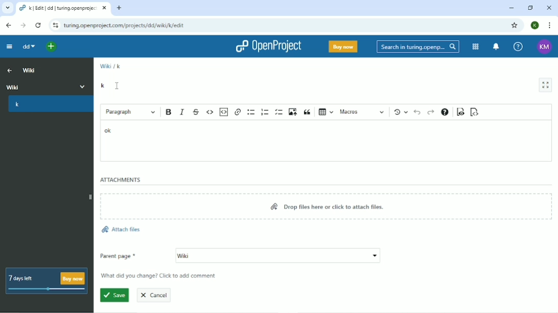 The image size is (558, 313). What do you see at coordinates (130, 112) in the screenshot?
I see `Paragraph` at bounding box center [130, 112].